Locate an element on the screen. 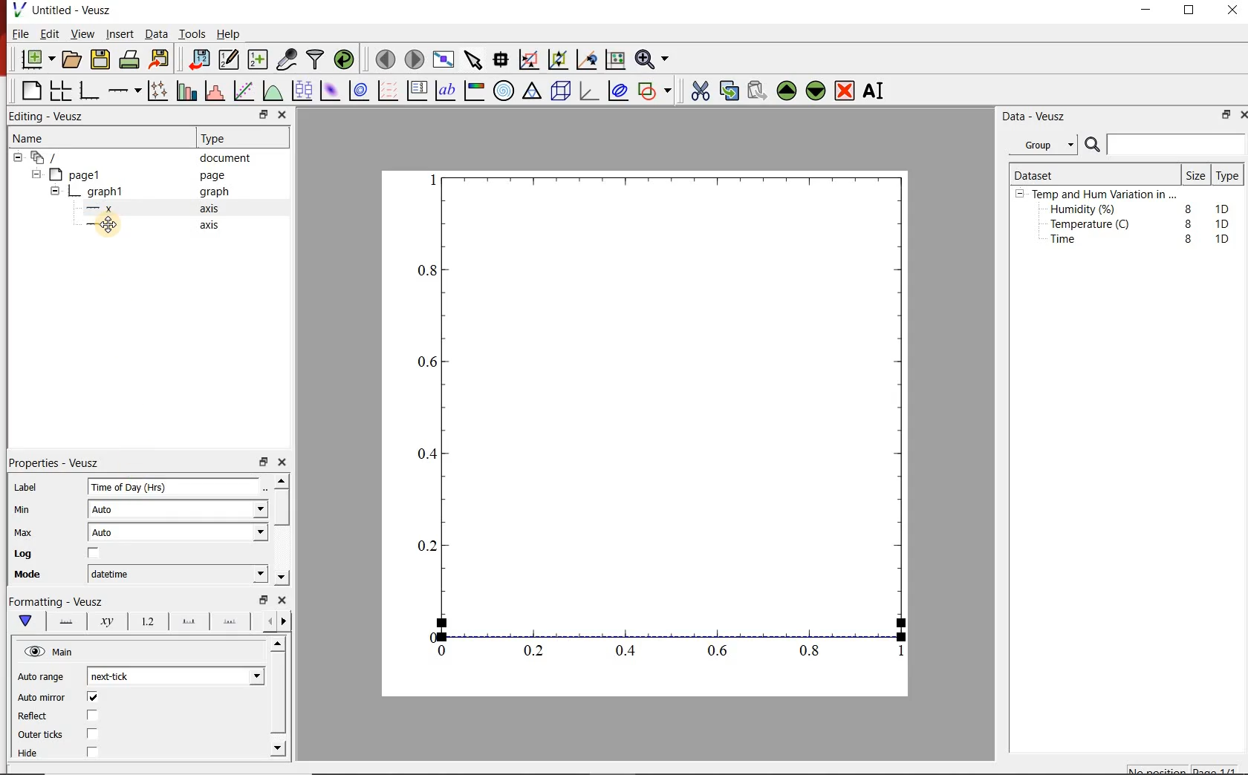 This screenshot has width=1248, height=775. 0.8 is located at coordinates (814, 653).